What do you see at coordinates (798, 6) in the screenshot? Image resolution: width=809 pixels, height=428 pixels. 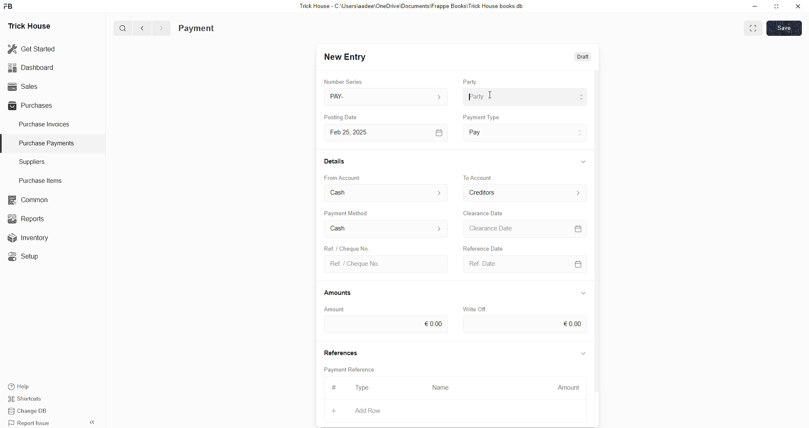 I see `close` at bounding box center [798, 6].